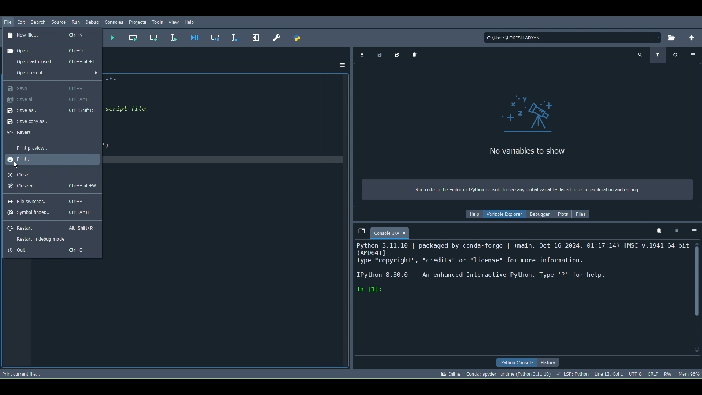  Describe the element at coordinates (21, 22) in the screenshot. I see `Edit` at that location.